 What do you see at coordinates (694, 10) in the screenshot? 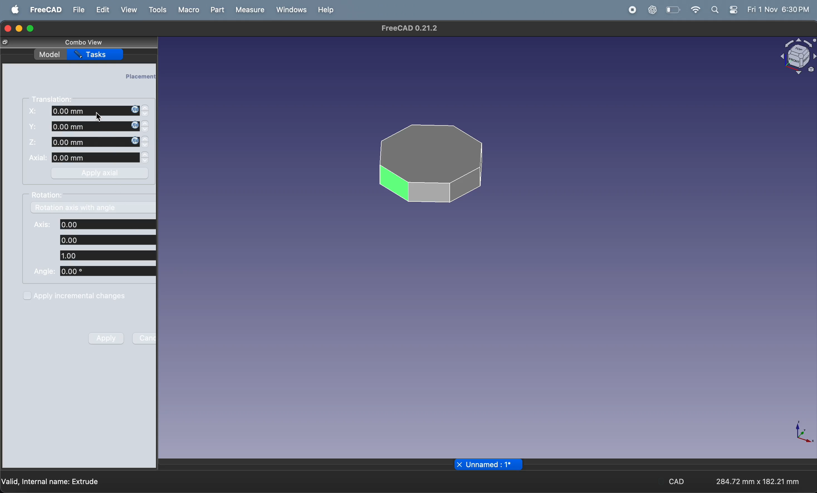
I see `wifi` at bounding box center [694, 10].